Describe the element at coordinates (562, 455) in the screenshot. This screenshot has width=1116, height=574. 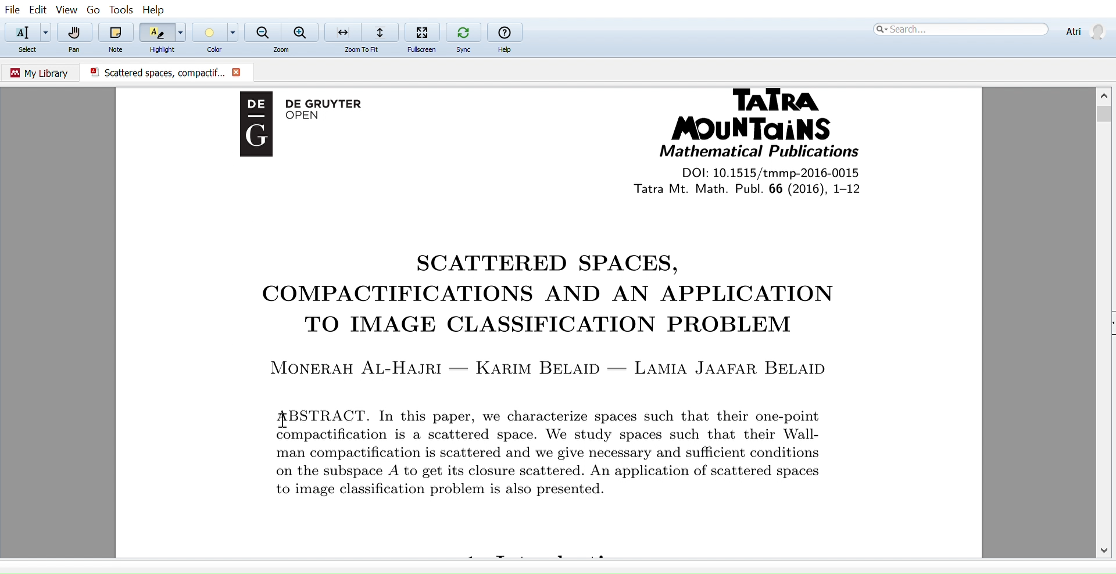
I see `man compactification is scattered and we give necessary and sufficient conditions` at that location.